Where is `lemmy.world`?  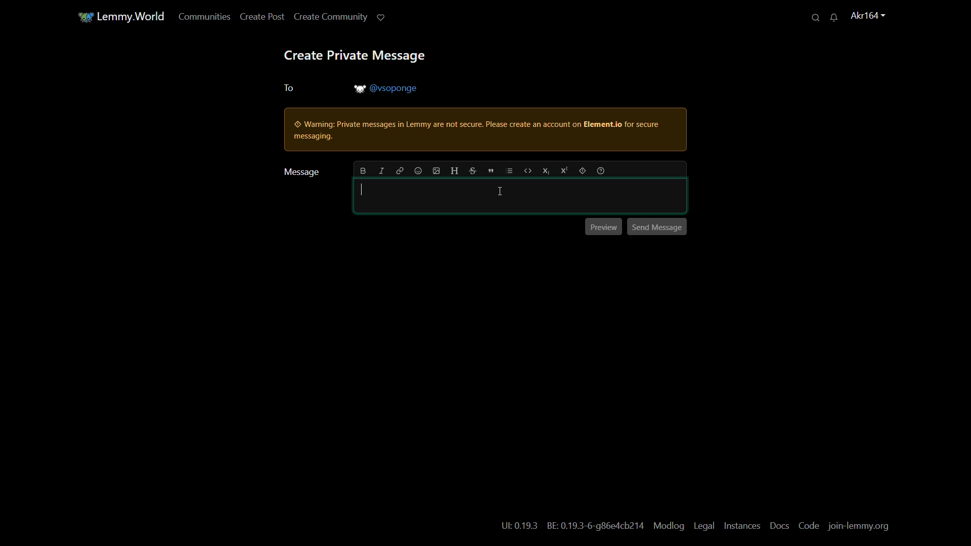
lemmy.world is located at coordinates (125, 16).